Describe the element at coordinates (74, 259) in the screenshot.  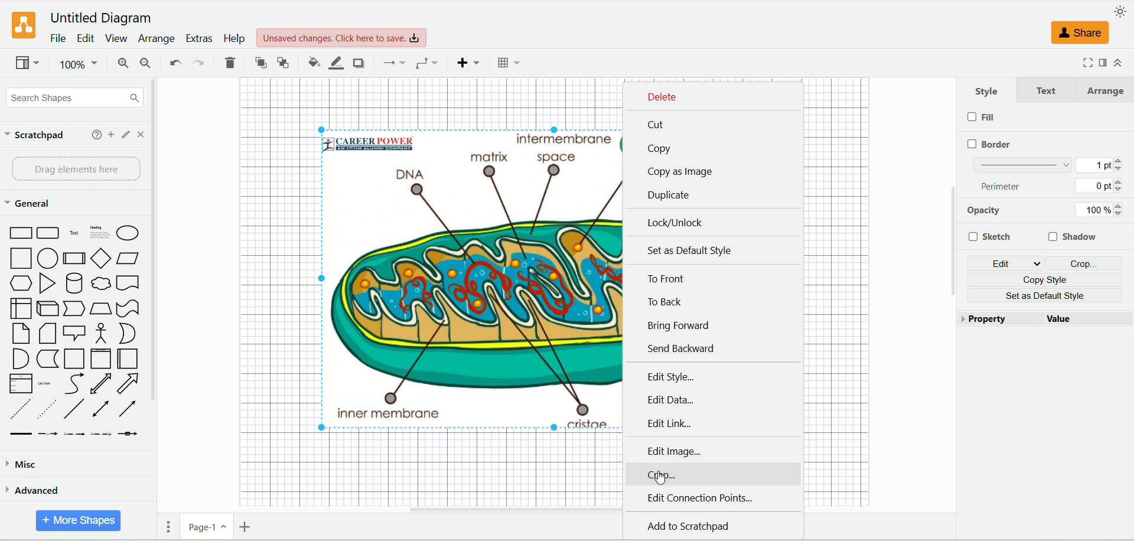
I see `Process` at that location.